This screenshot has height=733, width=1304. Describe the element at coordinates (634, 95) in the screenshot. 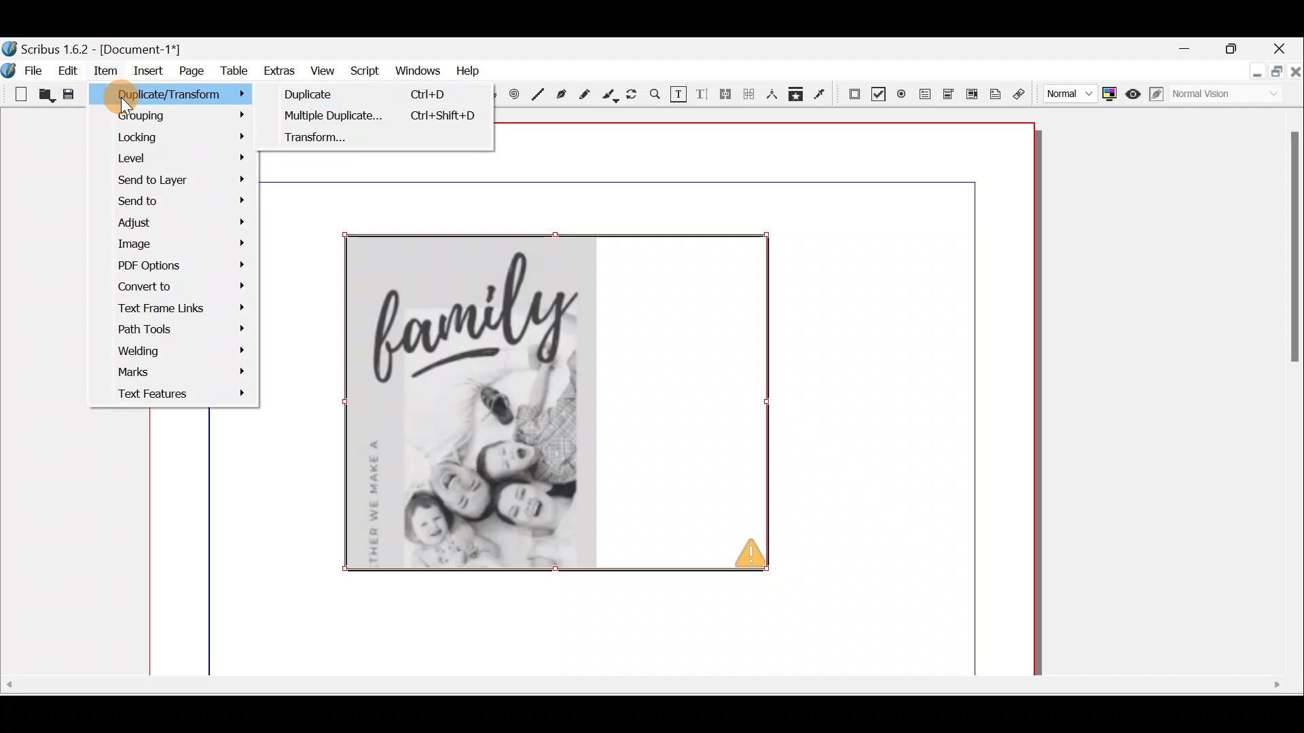

I see `Rotate item` at that location.